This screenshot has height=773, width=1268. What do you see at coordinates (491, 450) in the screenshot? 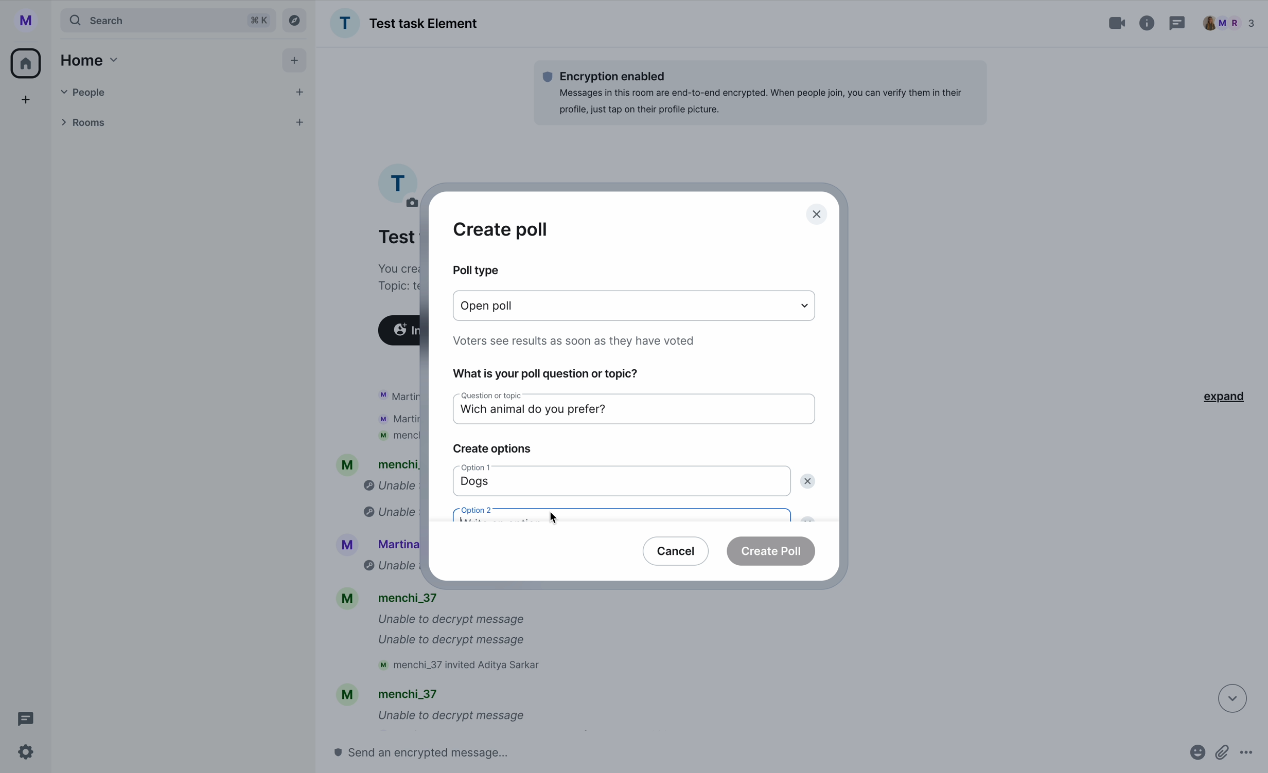
I see `create options` at bounding box center [491, 450].